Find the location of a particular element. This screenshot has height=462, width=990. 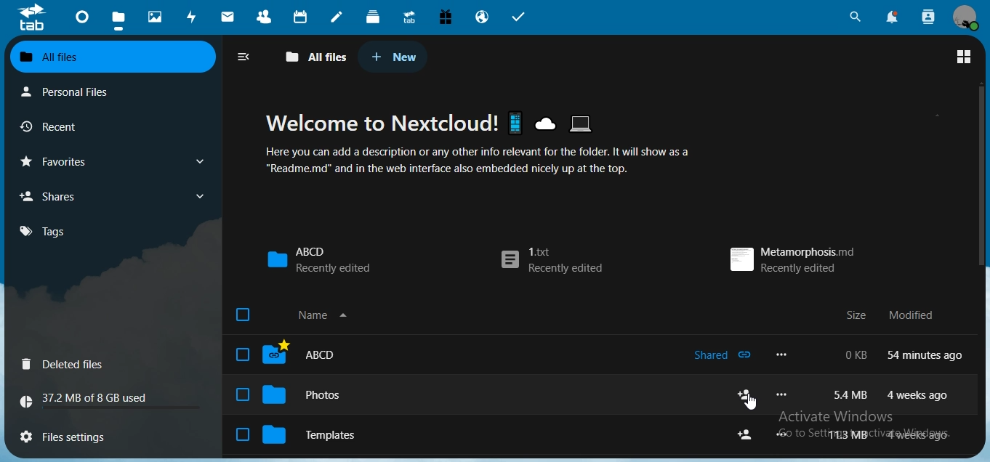

dashboard is located at coordinates (84, 21).